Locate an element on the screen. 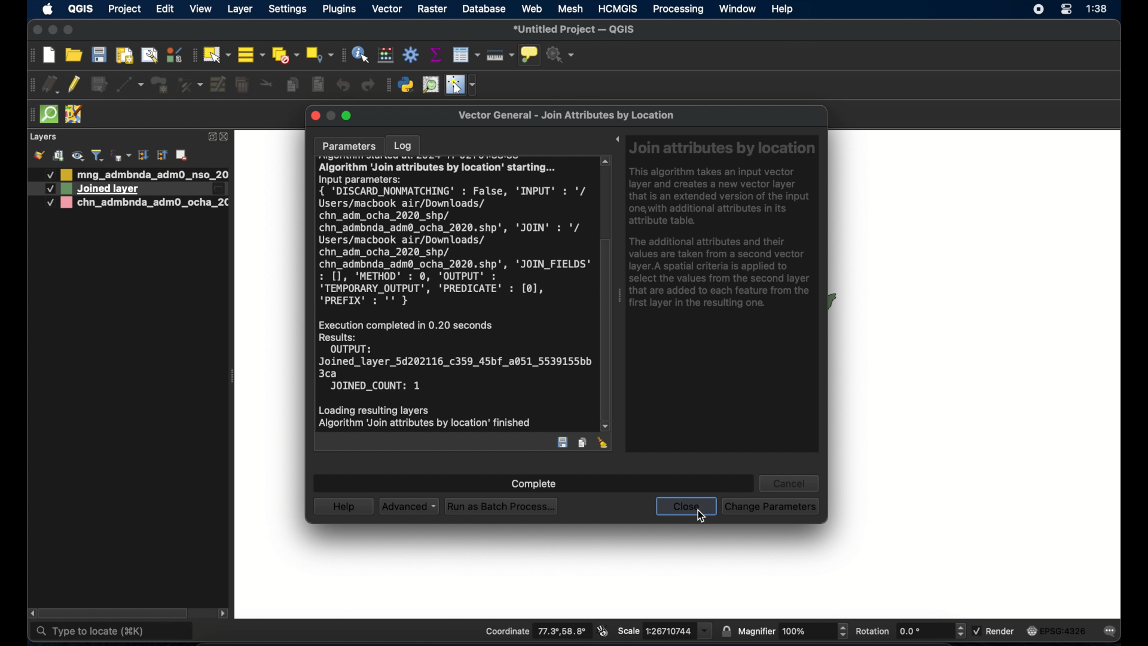 This screenshot has height=646, width=1148. untitled project - QGIS is located at coordinates (575, 31).